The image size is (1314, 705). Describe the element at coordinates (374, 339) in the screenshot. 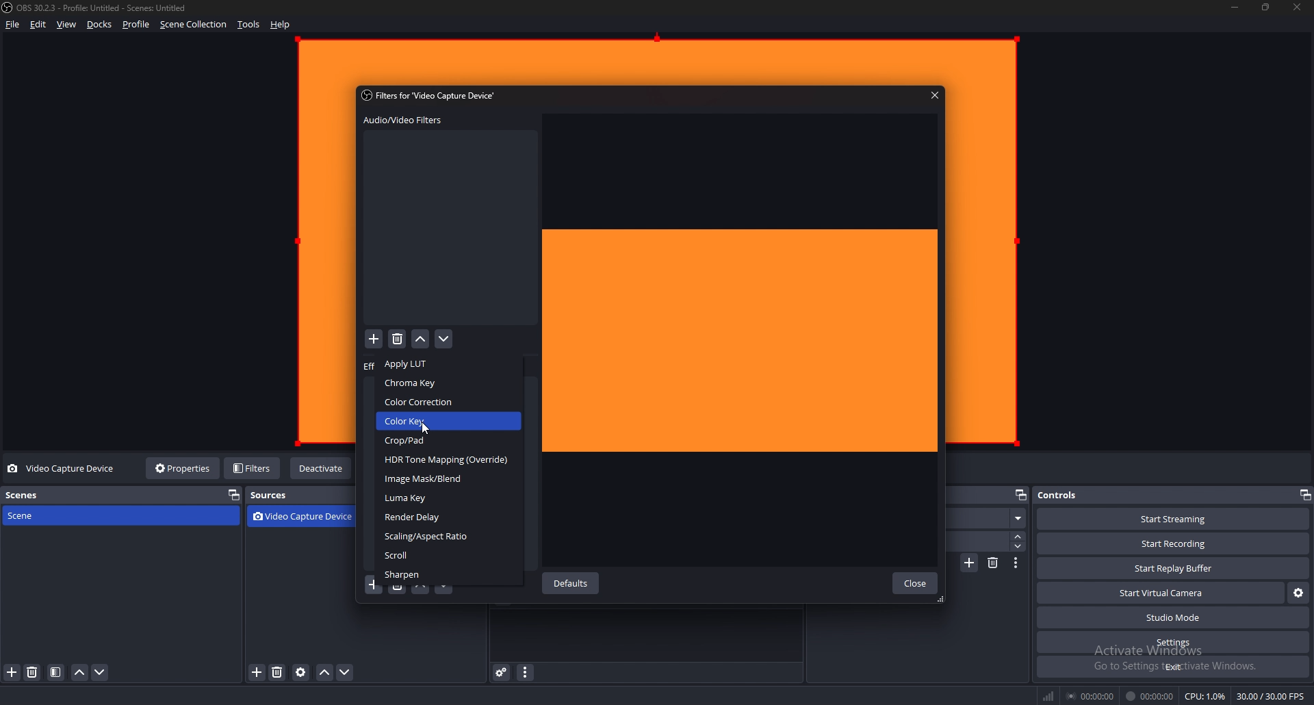

I see `add` at that location.